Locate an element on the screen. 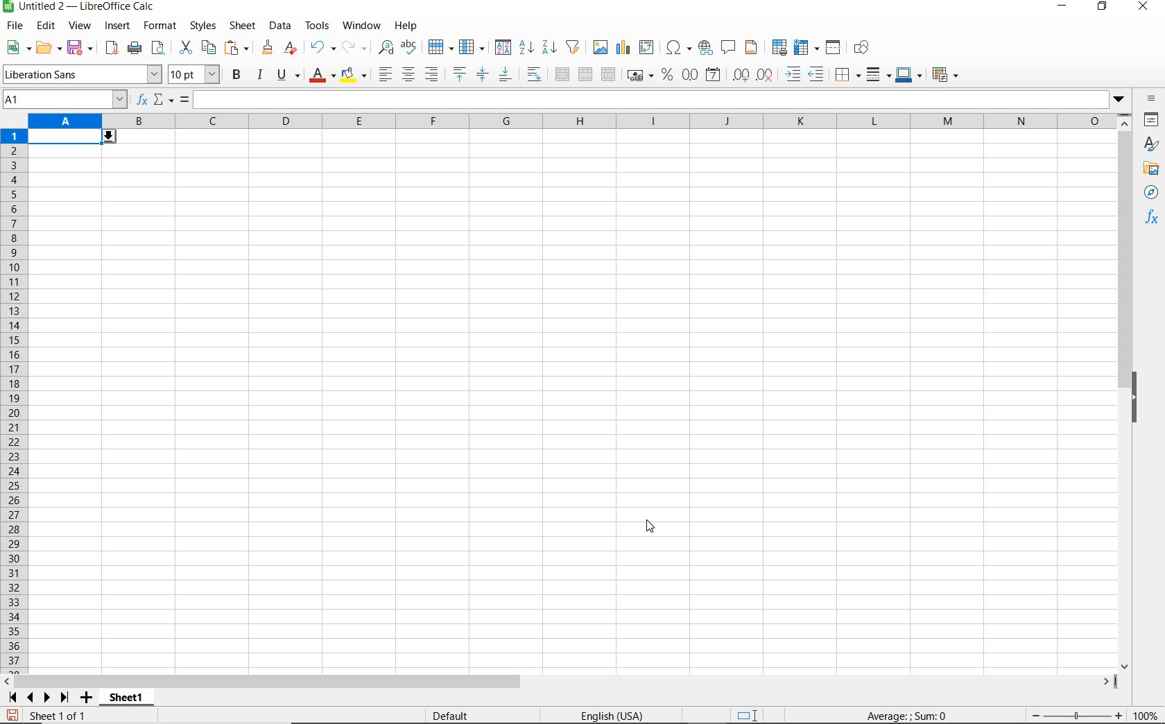  dropdown is located at coordinates (1120, 101).